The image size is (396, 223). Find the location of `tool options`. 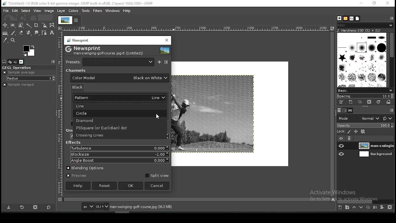

tool options is located at coordinates (4, 61).